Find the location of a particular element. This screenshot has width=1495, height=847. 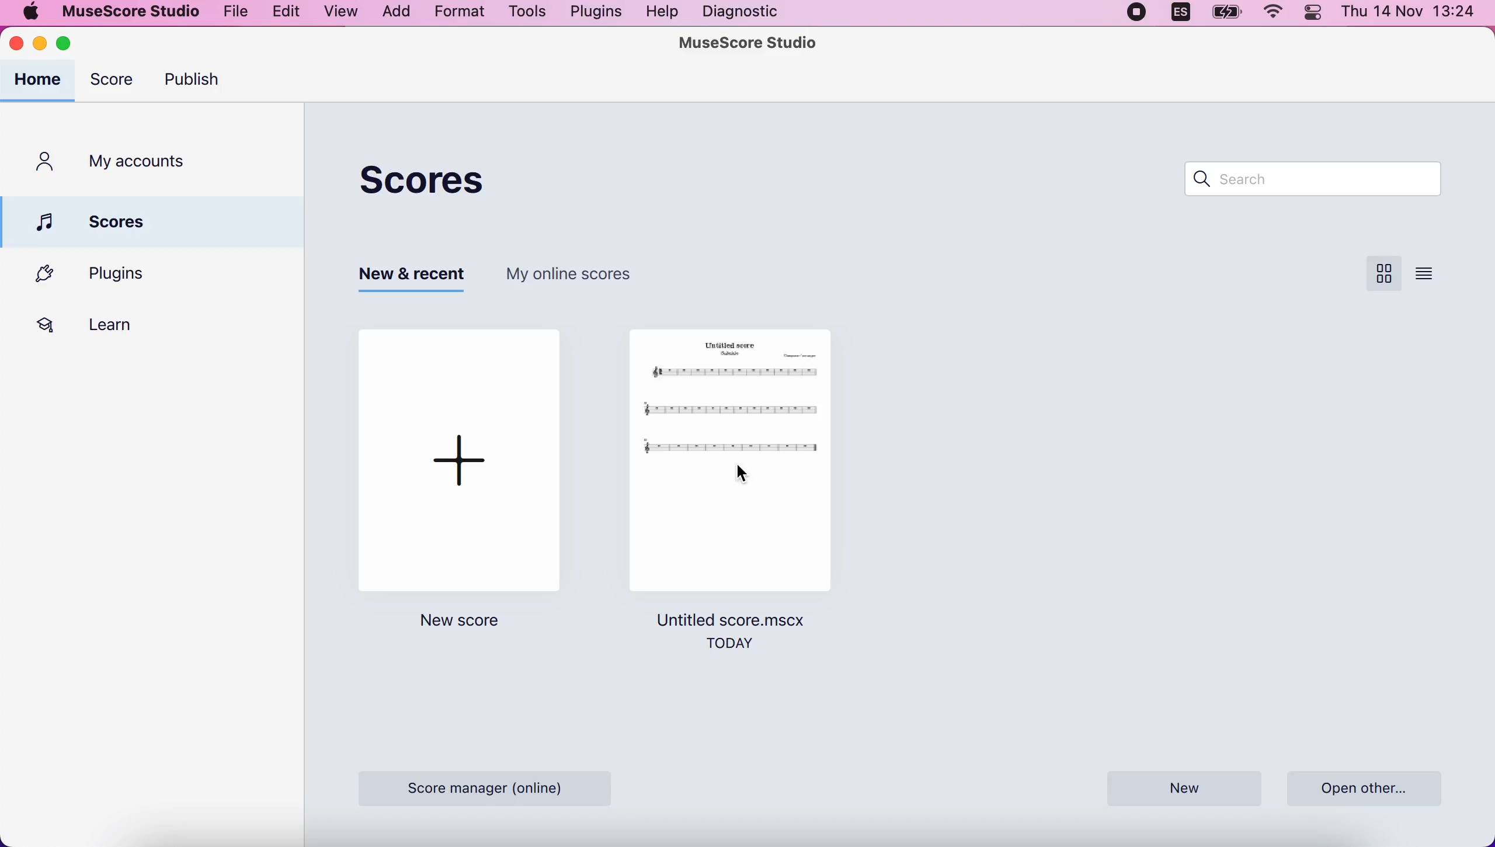

close is located at coordinates (19, 44).